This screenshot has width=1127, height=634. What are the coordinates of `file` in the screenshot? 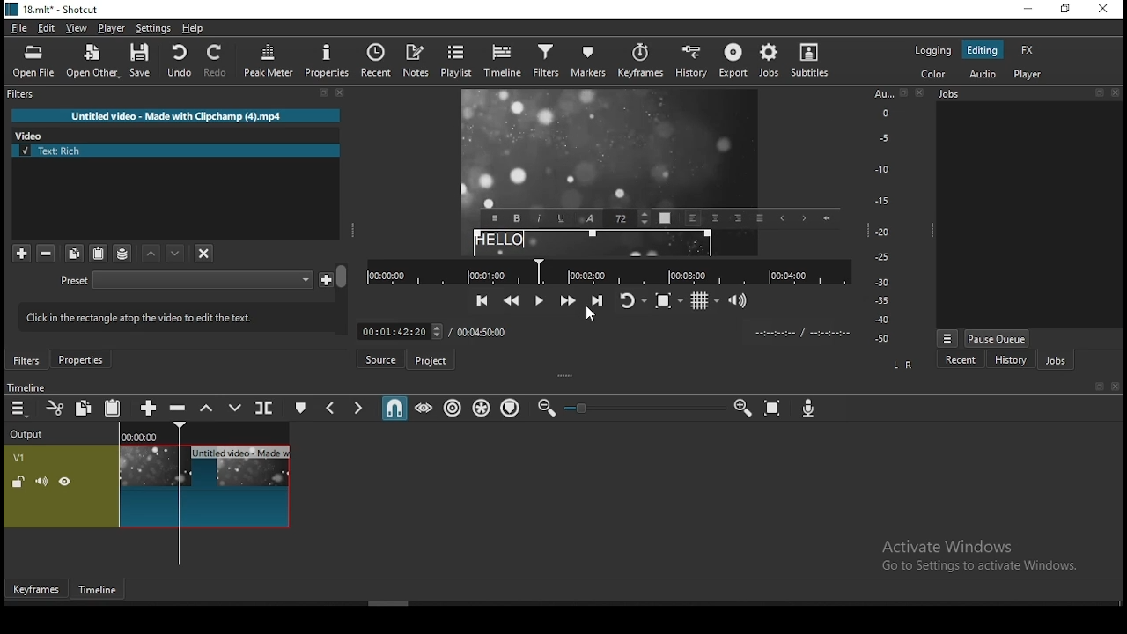 It's located at (19, 29).